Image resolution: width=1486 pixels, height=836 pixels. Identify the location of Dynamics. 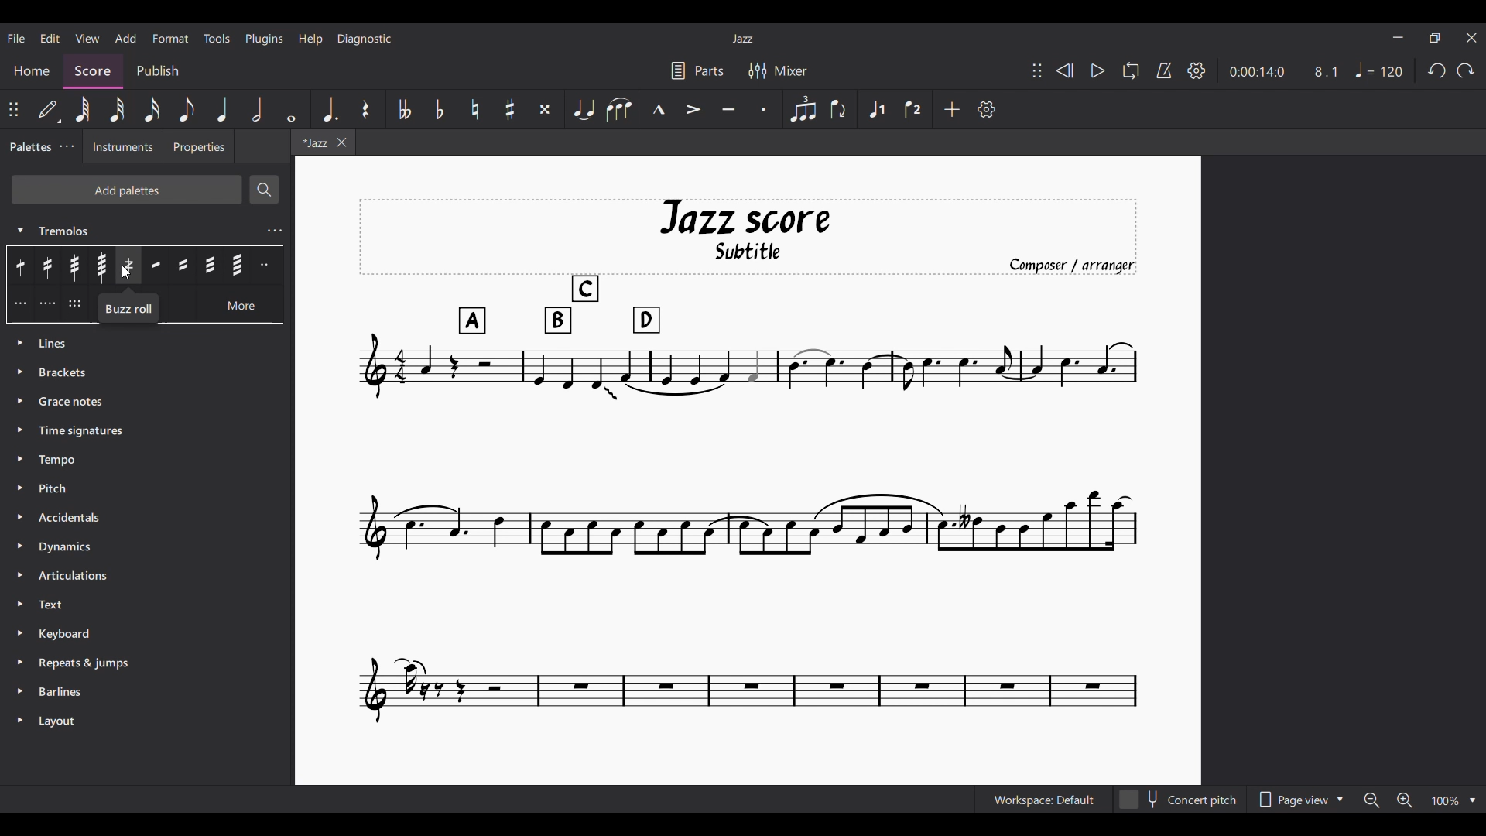
(148, 547).